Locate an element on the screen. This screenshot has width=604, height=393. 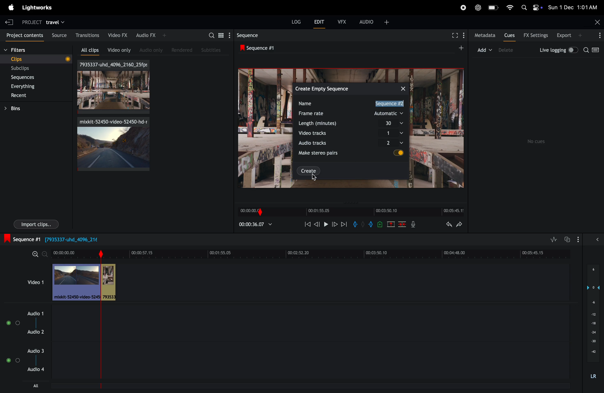
wifi is located at coordinates (509, 7).